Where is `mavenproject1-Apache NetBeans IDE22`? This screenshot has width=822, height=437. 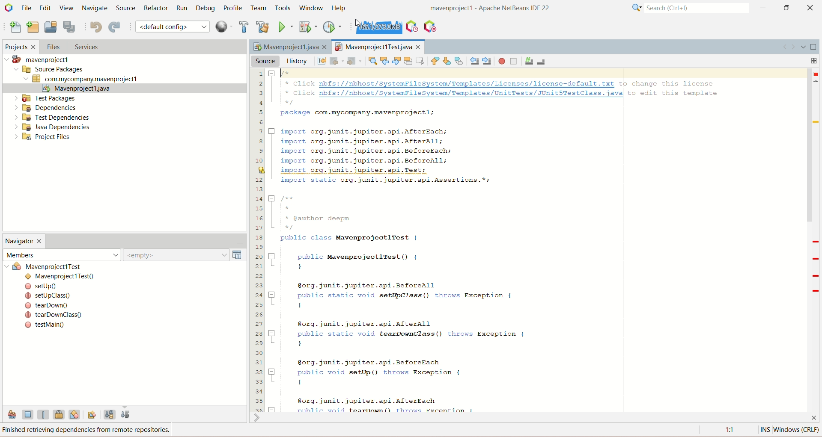 mavenproject1-Apache NetBeans IDE22 is located at coordinates (469, 9).